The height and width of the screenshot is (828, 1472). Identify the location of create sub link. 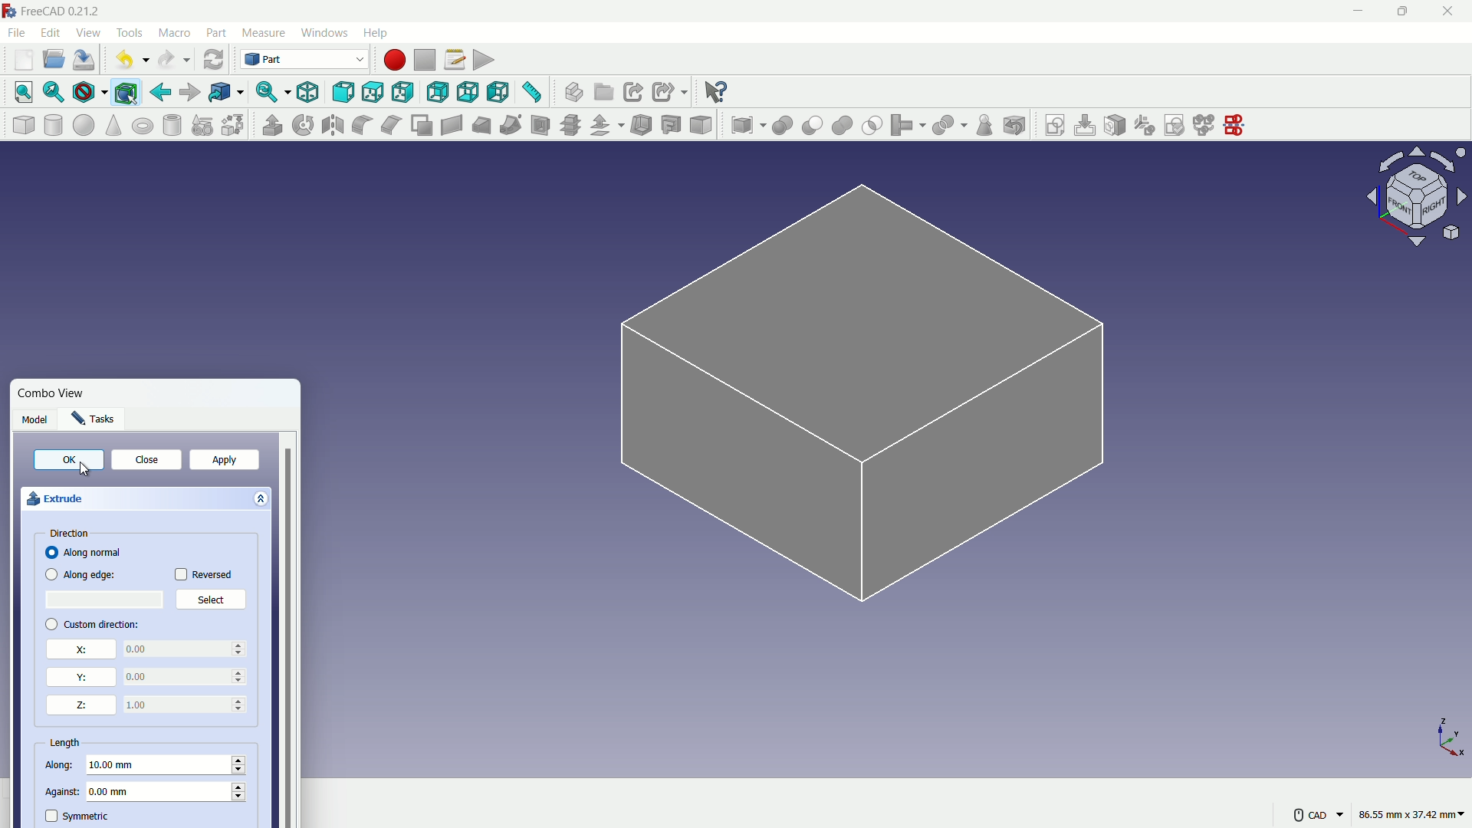
(669, 91).